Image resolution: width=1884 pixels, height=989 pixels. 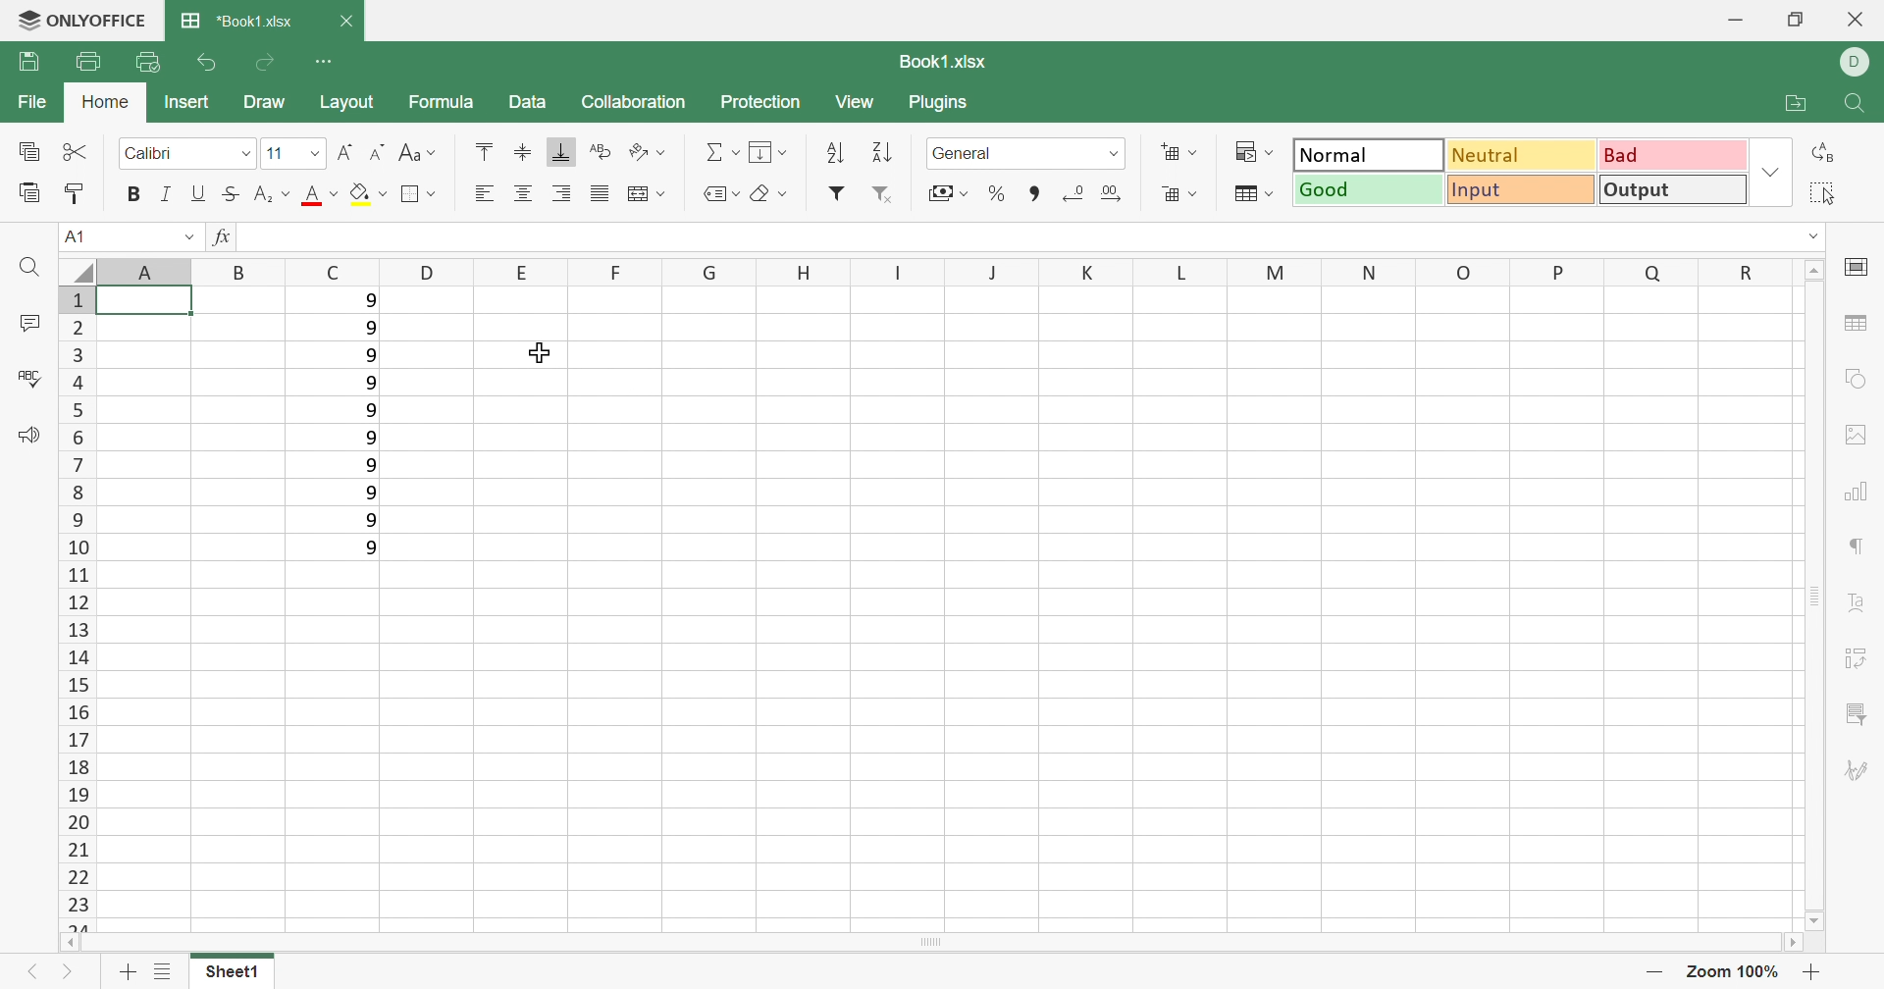 What do you see at coordinates (962, 153) in the screenshot?
I see `General` at bounding box center [962, 153].